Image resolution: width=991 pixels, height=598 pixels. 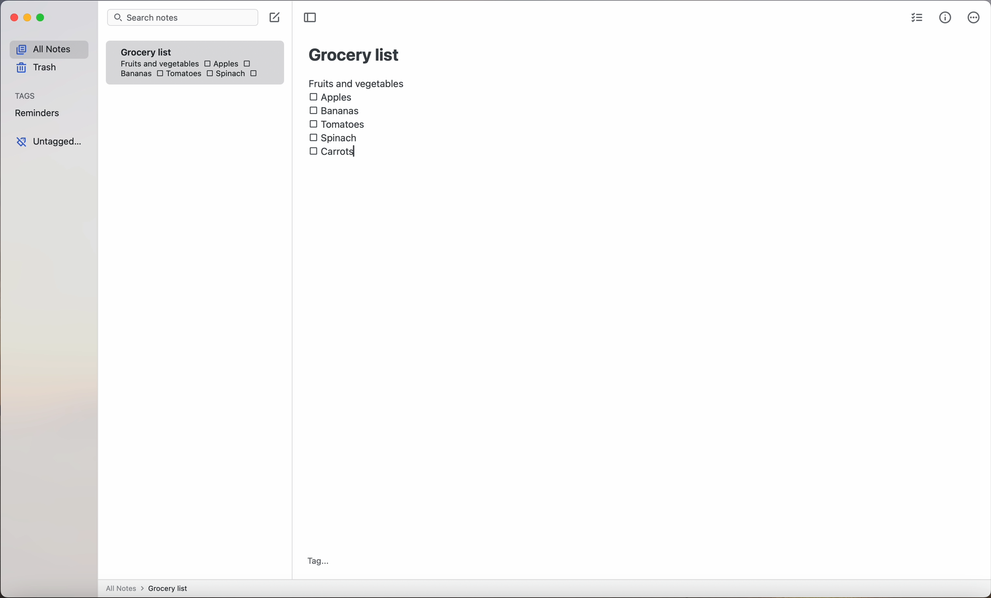 What do you see at coordinates (318, 561) in the screenshot?
I see `tag` at bounding box center [318, 561].